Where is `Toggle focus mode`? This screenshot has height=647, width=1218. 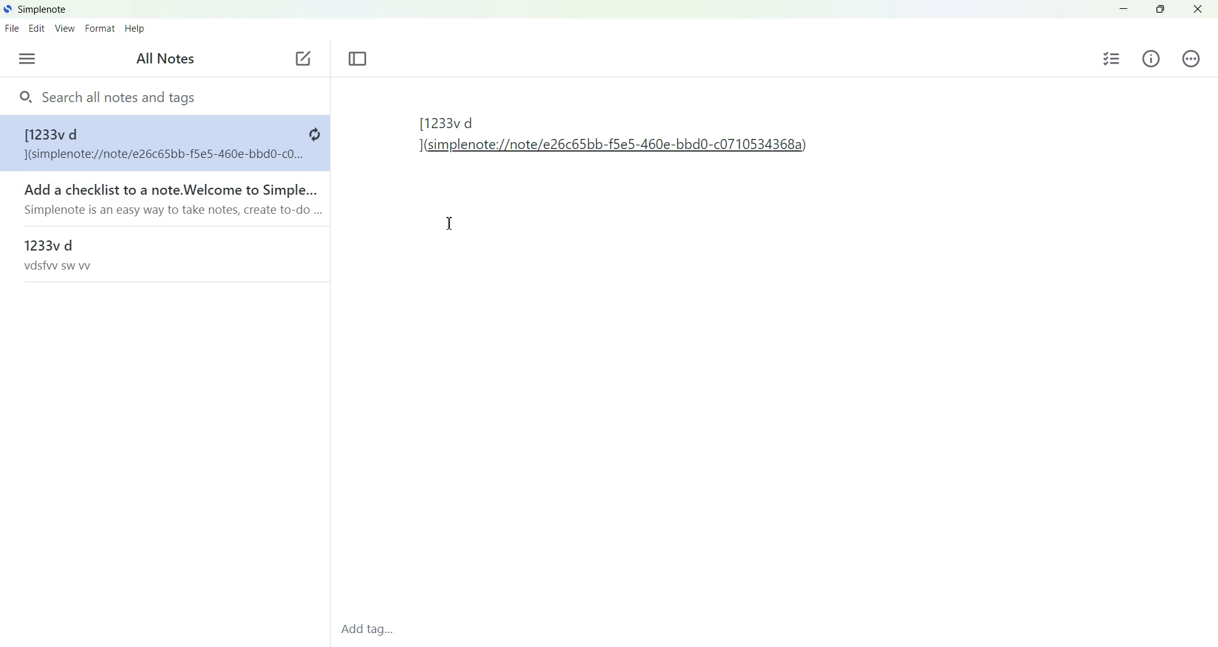 Toggle focus mode is located at coordinates (358, 59).